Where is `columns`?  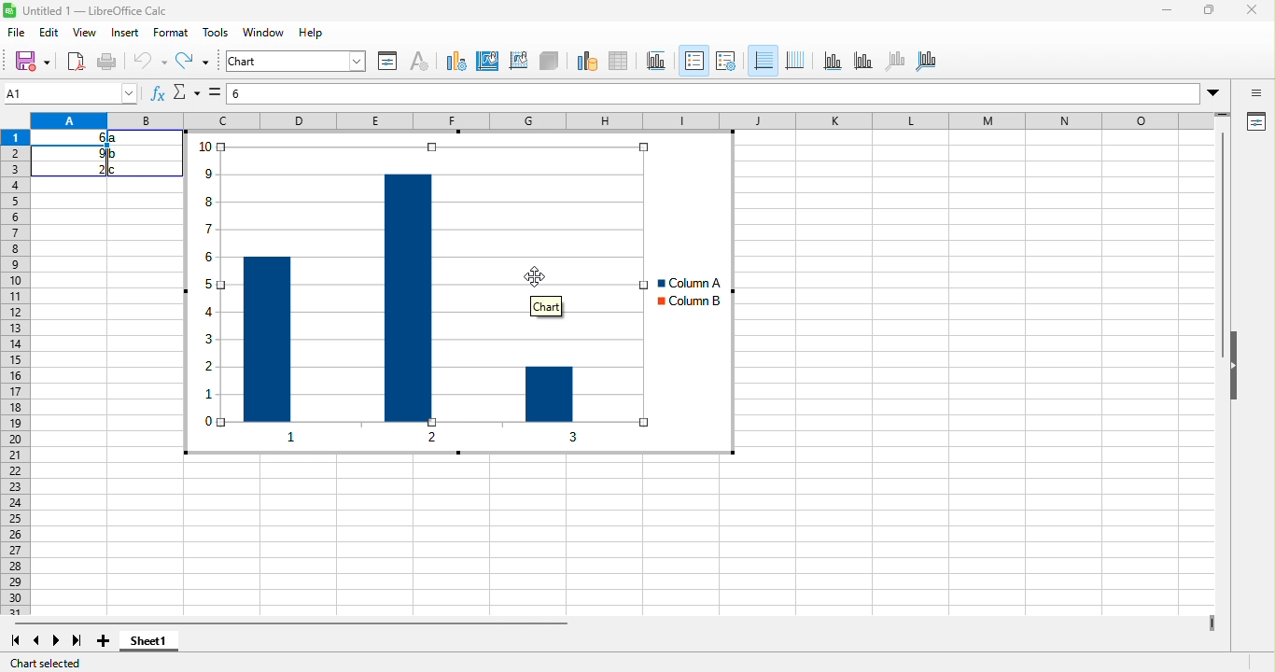
columns is located at coordinates (436, 281).